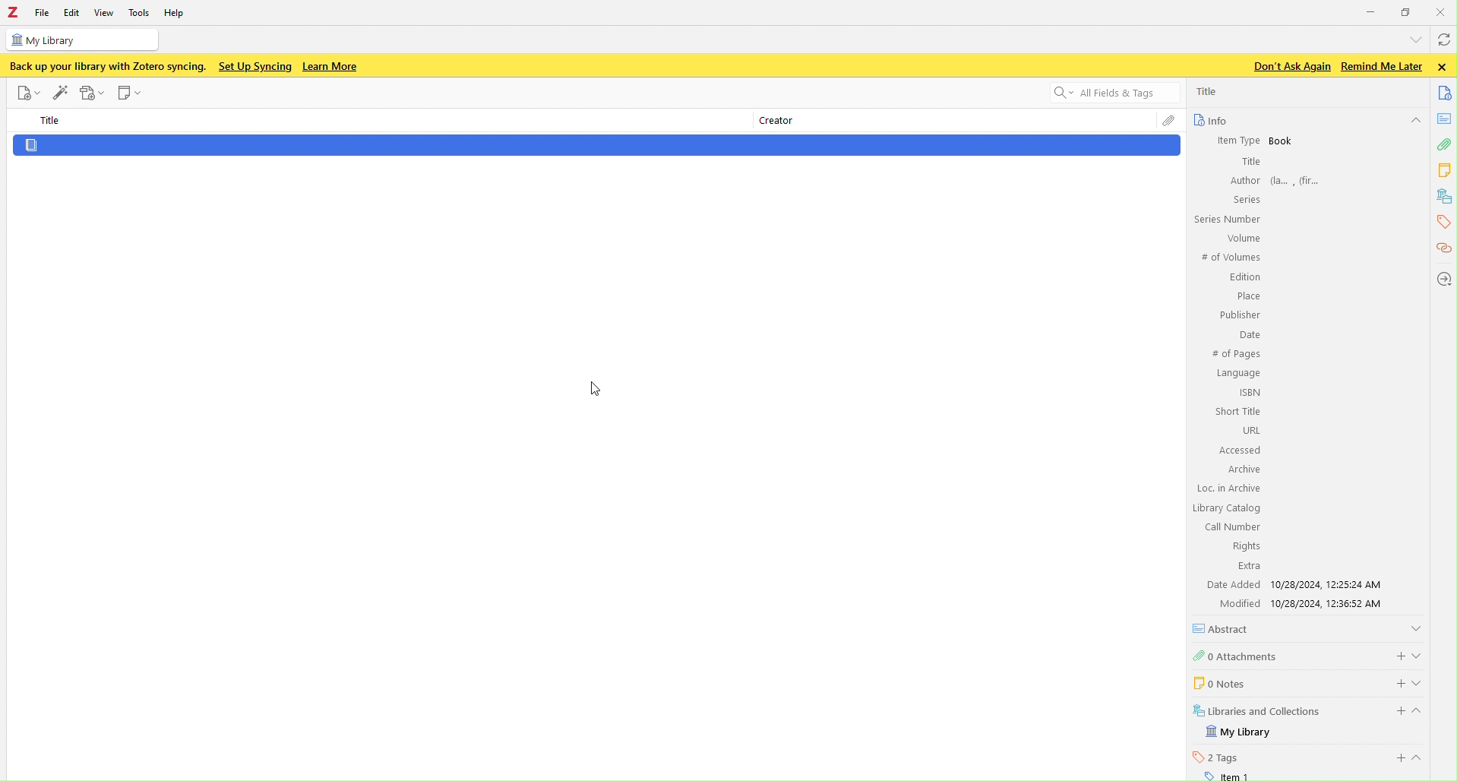 This screenshot has width=1457, height=781. Describe the element at coordinates (1105, 94) in the screenshot. I see `All fields and tags` at that location.